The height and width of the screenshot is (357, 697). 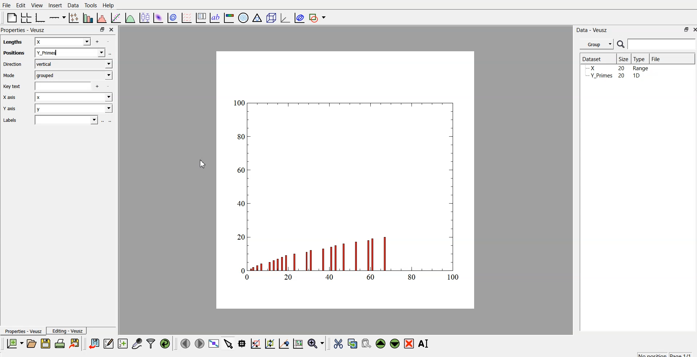 What do you see at coordinates (241, 344) in the screenshot?
I see `read datapoint on graph` at bounding box center [241, 344].